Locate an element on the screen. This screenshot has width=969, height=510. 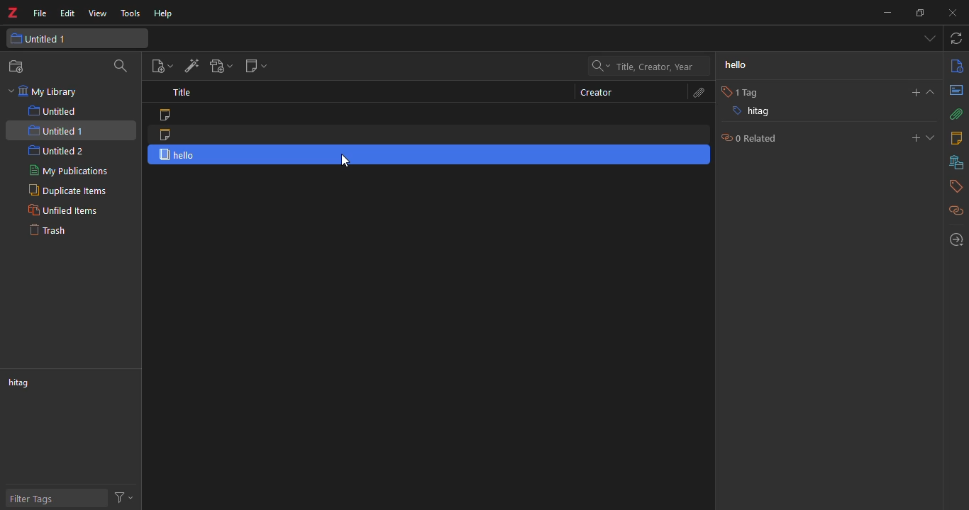
close is located at coordinates (949, 11).